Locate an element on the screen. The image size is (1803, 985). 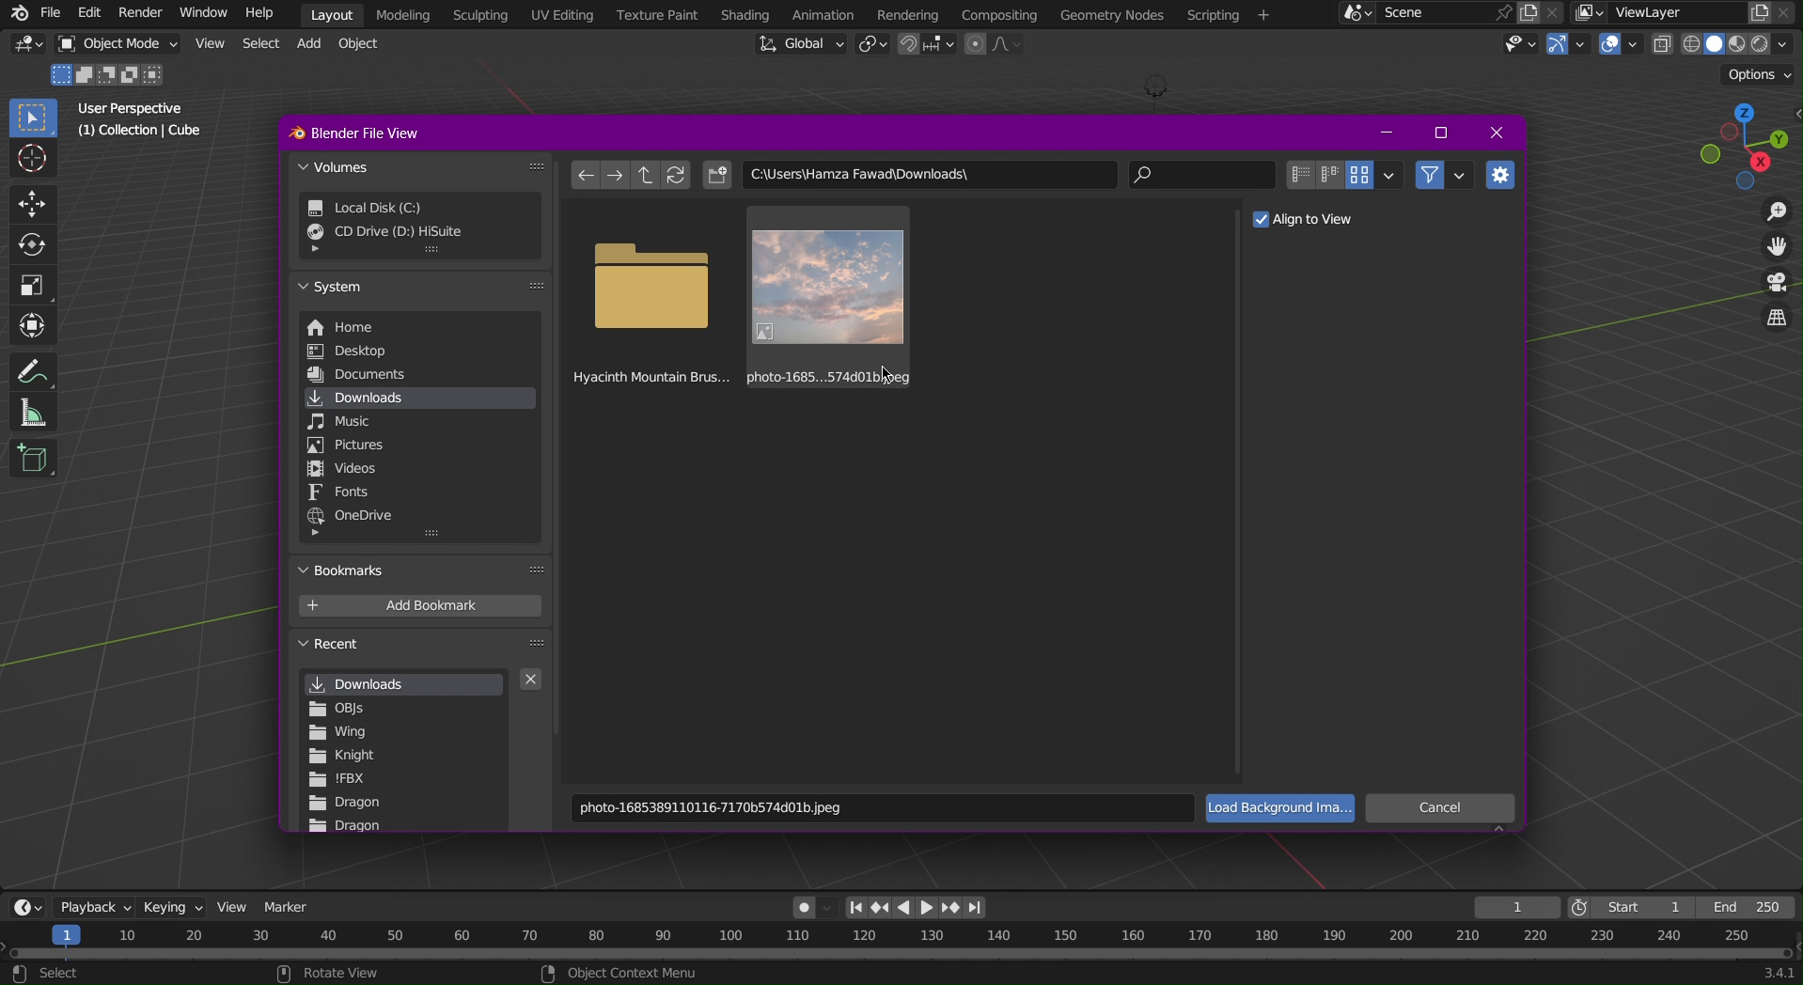
Marker is located at coordinates (293, 905).